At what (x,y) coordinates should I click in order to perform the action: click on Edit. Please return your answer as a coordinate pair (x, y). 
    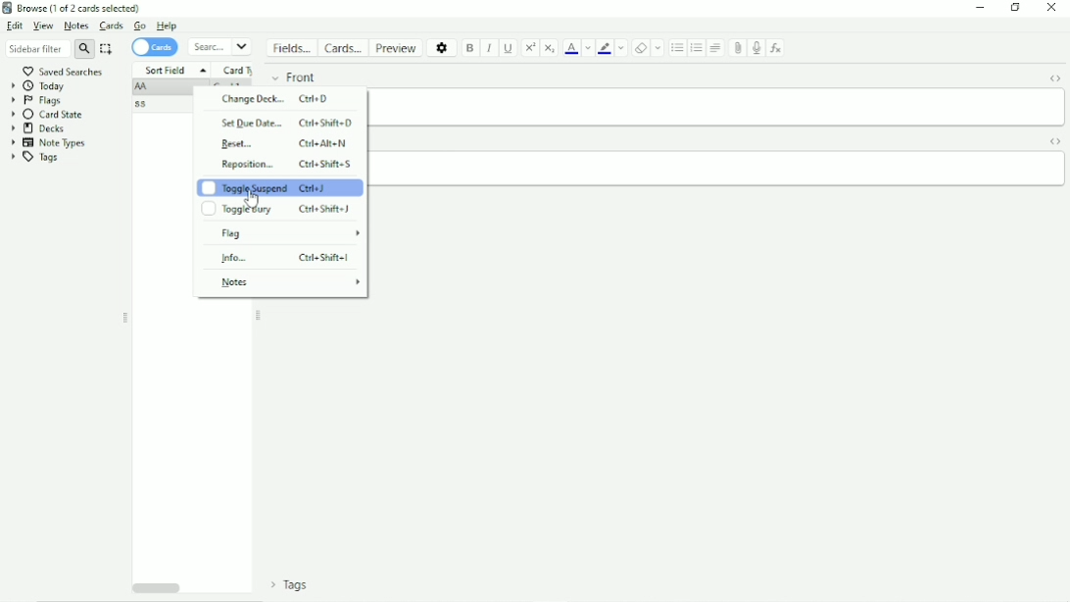
    Looking at the image, I should click on (14, 26).